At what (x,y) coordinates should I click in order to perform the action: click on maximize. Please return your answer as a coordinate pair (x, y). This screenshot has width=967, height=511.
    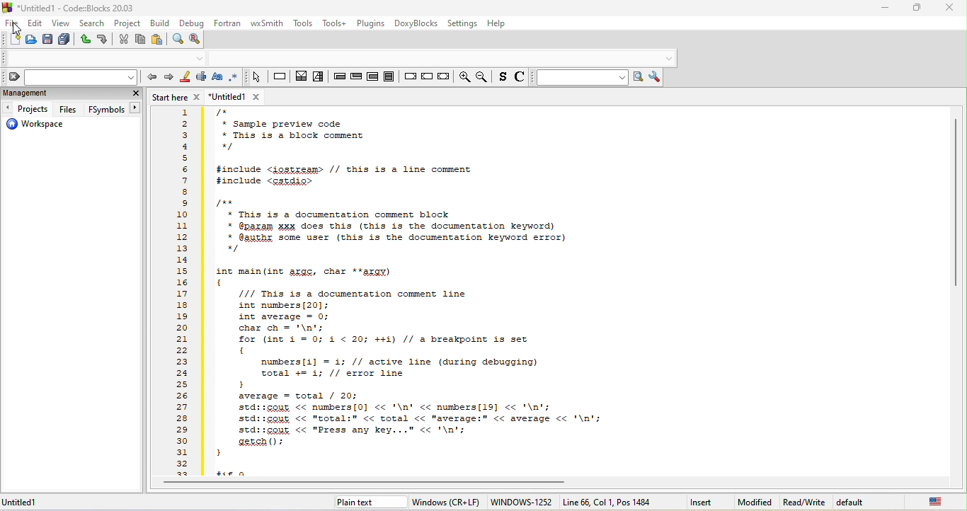
    Looking at the image, I should click on (919, 6).